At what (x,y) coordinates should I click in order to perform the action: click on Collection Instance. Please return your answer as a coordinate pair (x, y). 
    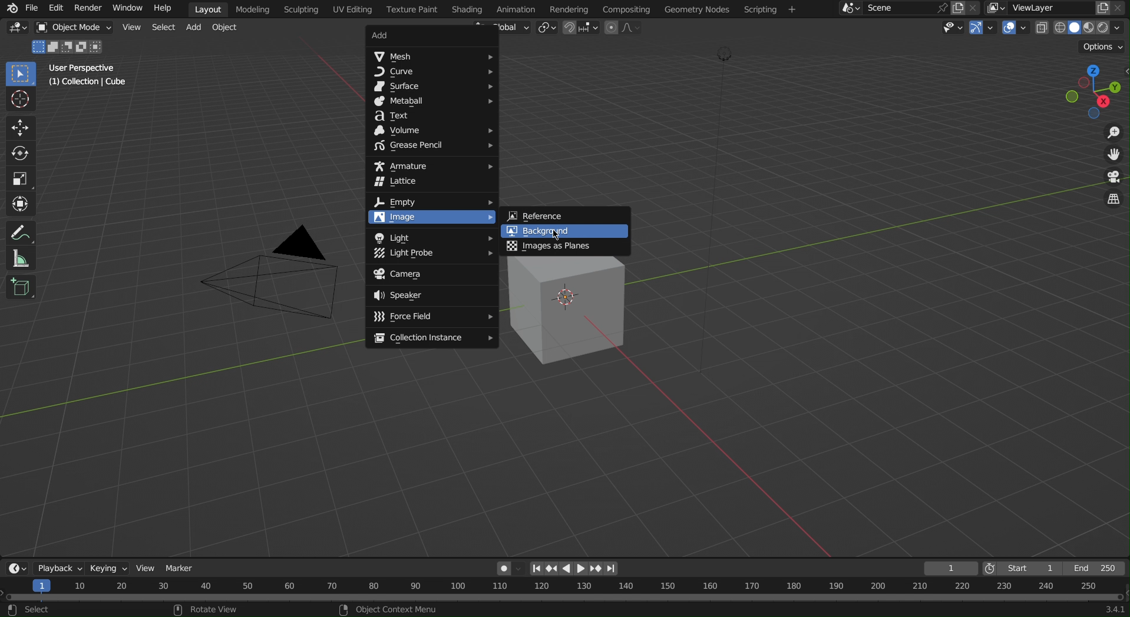
    Looking at the image, I should click on (429, 338).